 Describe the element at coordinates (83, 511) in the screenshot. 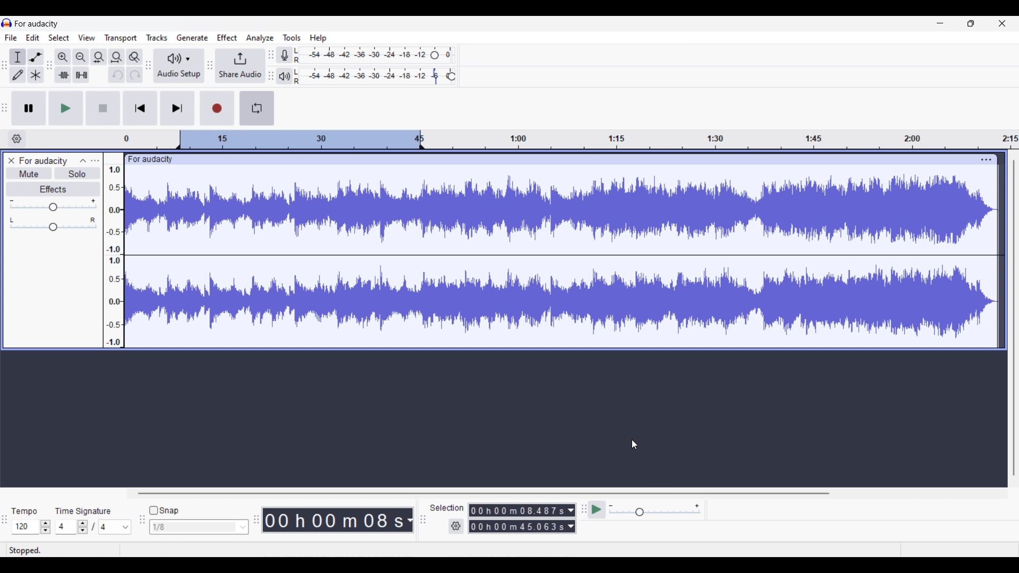

I see `Indicates time signature settings` at that location.